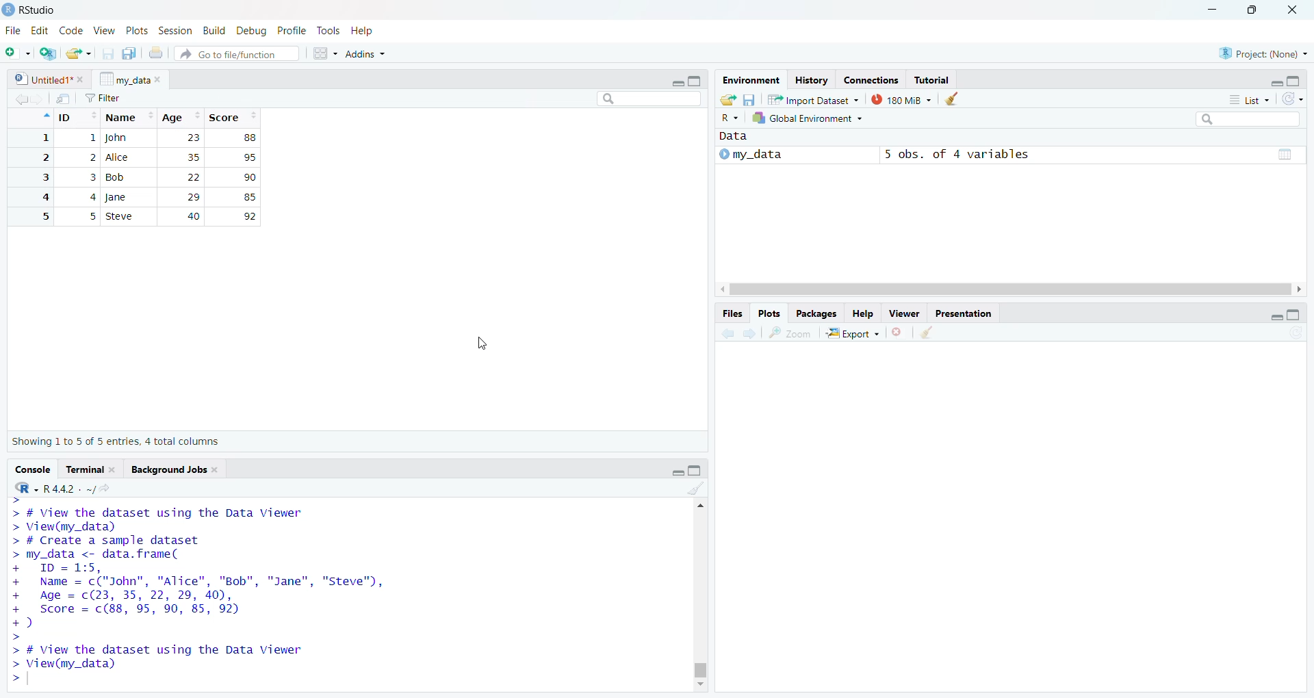 The width and height of the screenshot is (1314, 698). Describe the element at coordinates (364, 32) in the screenshot. I see `Help` at that location.